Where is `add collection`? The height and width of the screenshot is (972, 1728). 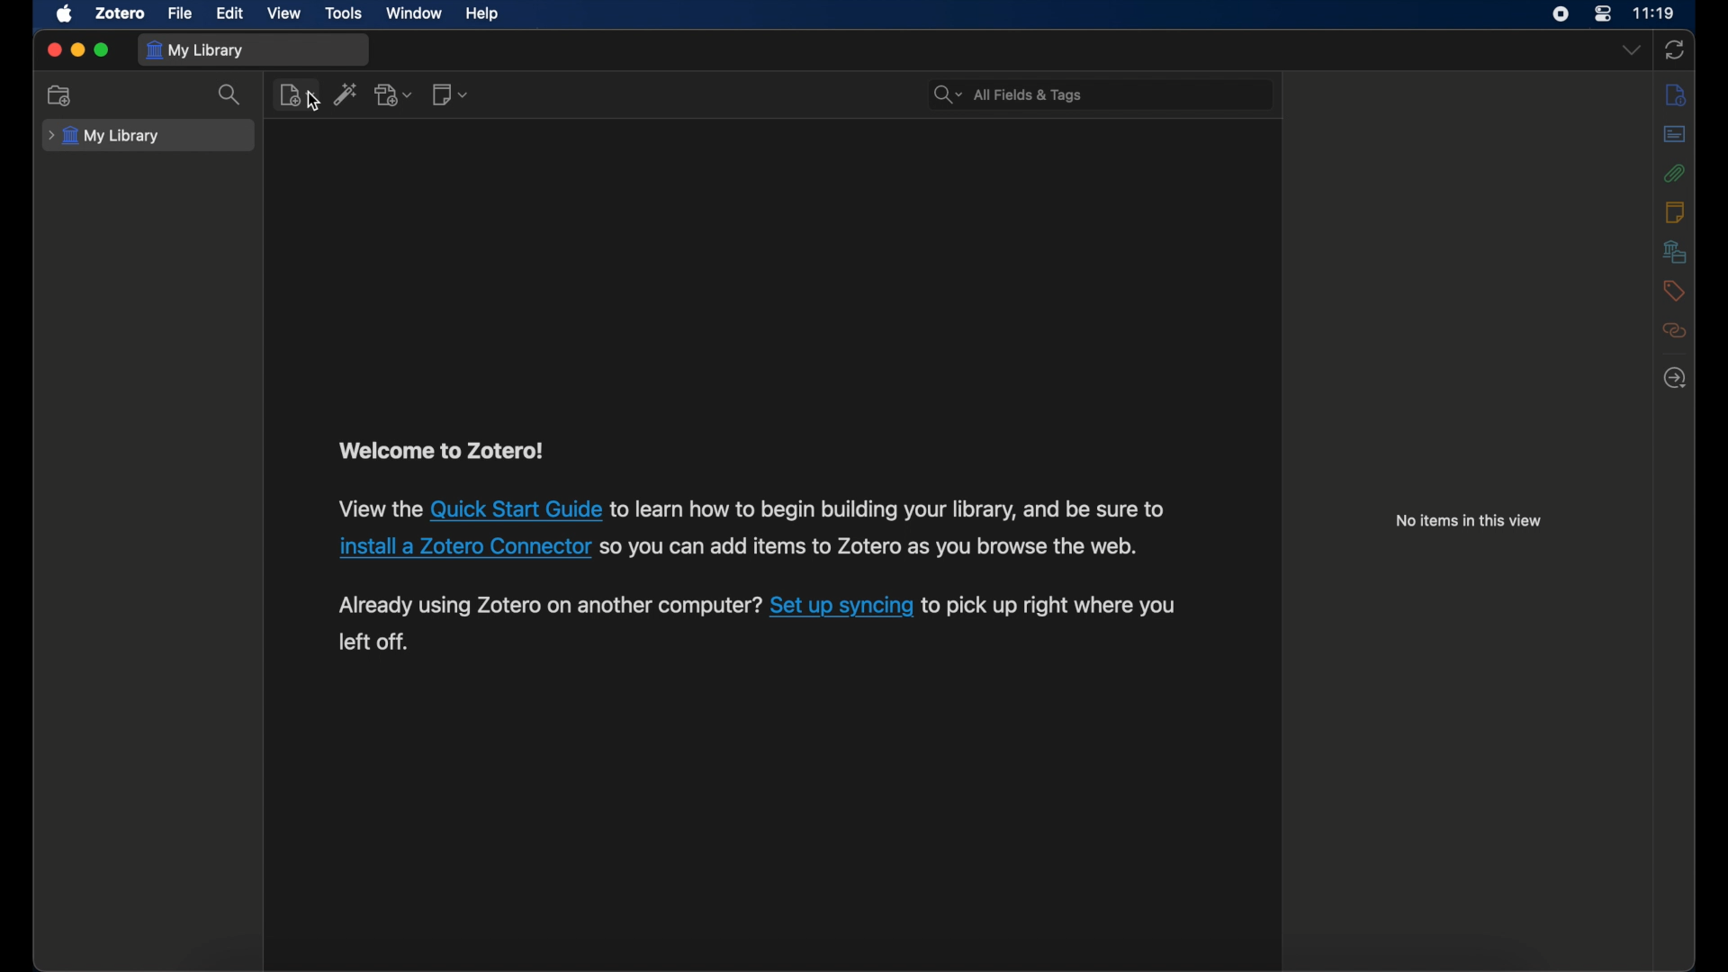 add collection is located at coordinates (60, 95).